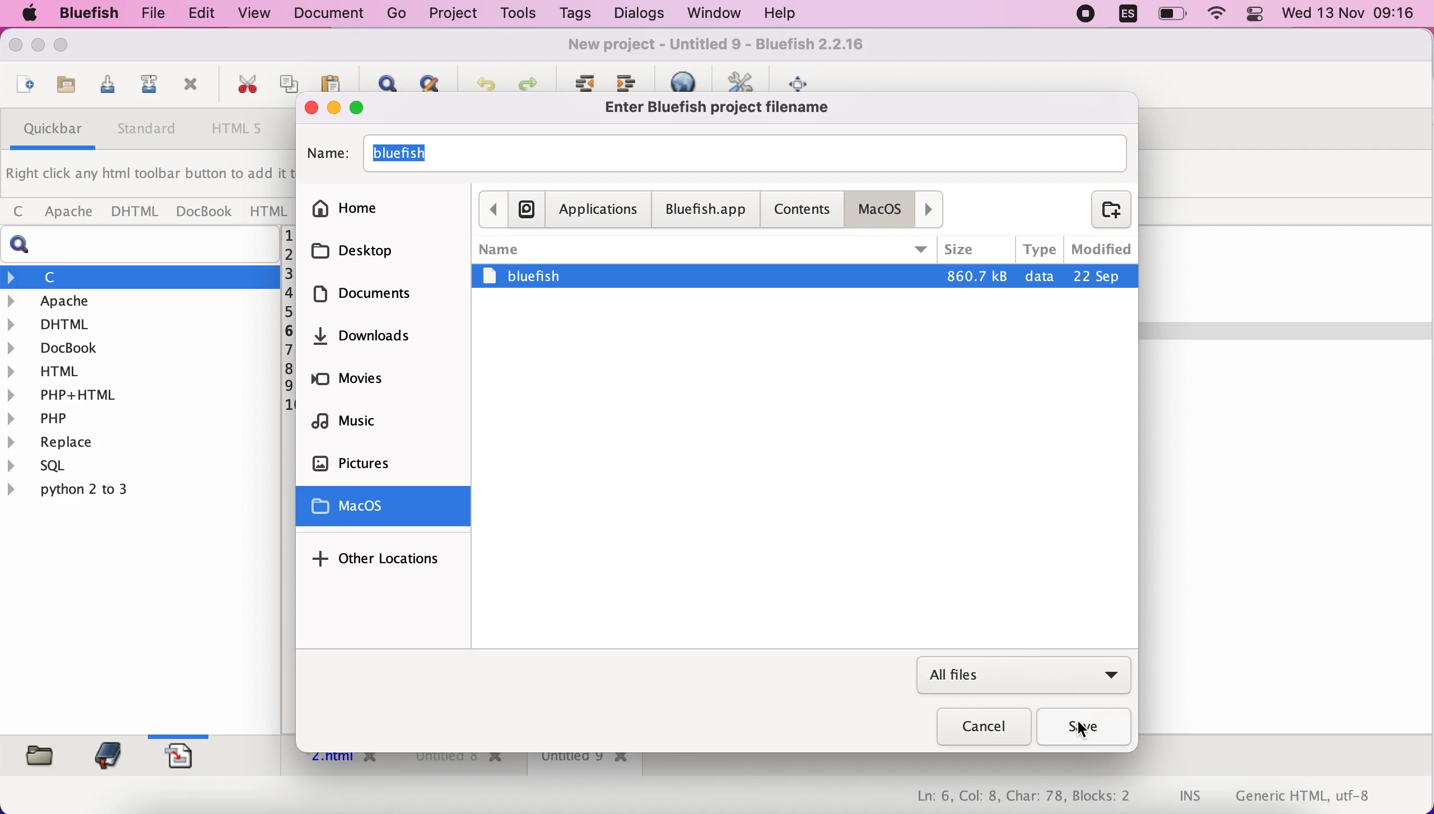  I want to click on view, so click(255, 13).